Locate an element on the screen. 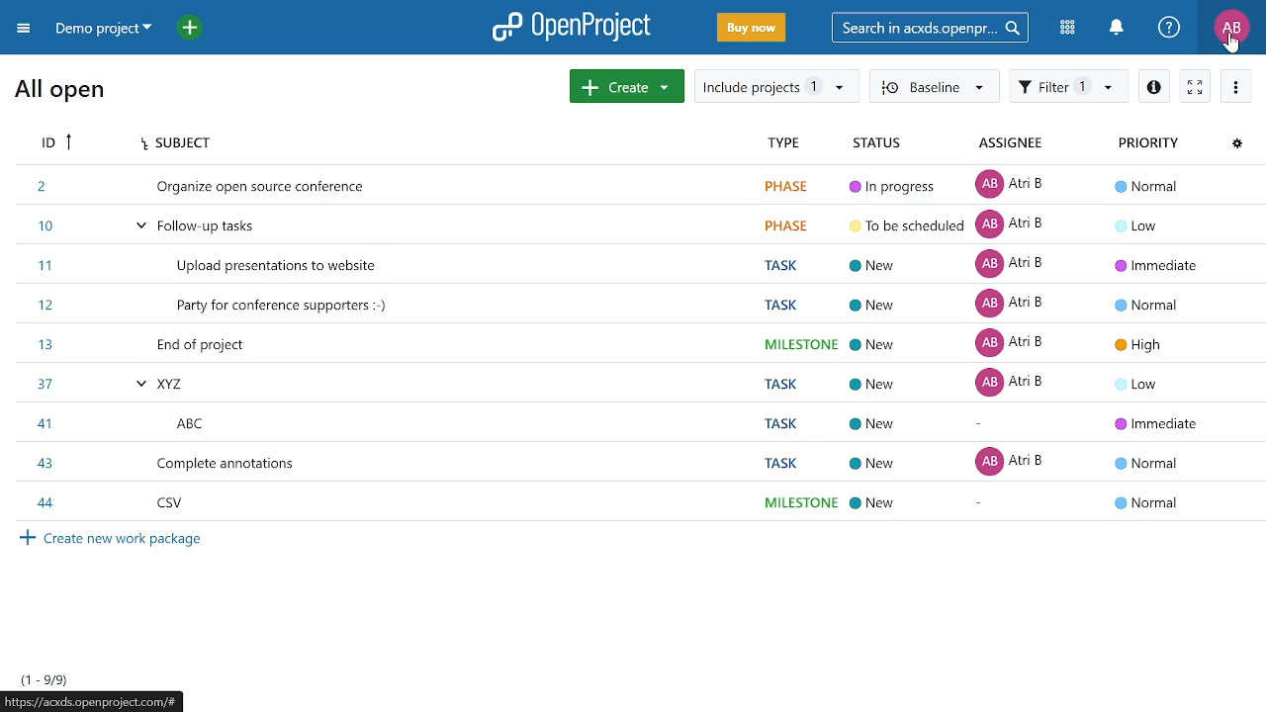  Help is located at coordinates (1170, 29).